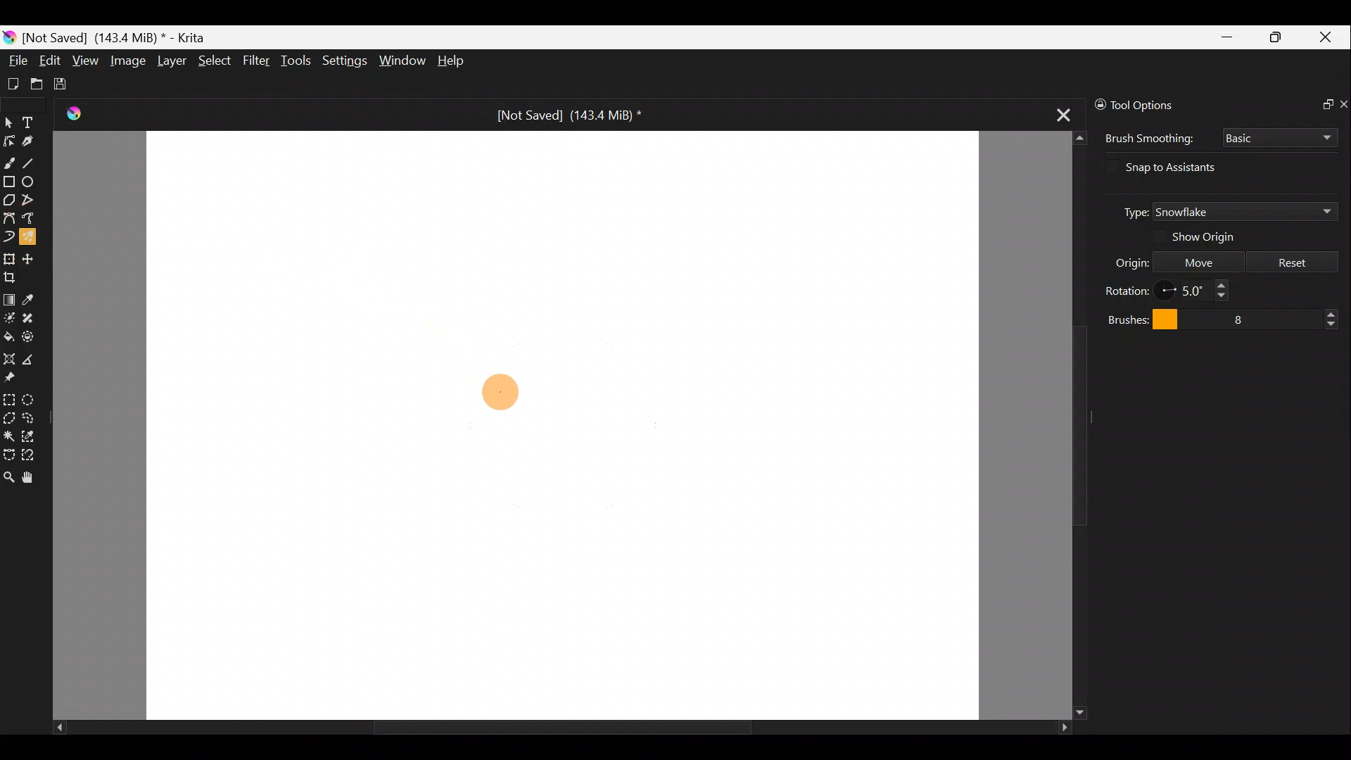  Describe the element at coordinates (127, 60) in the screenshot. I see `Image` at that location.